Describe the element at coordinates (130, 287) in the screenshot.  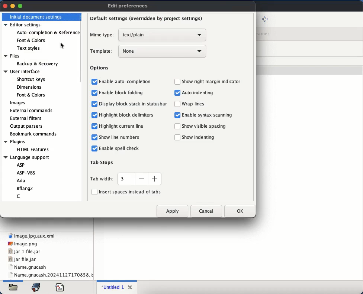
I see `close` at that location.